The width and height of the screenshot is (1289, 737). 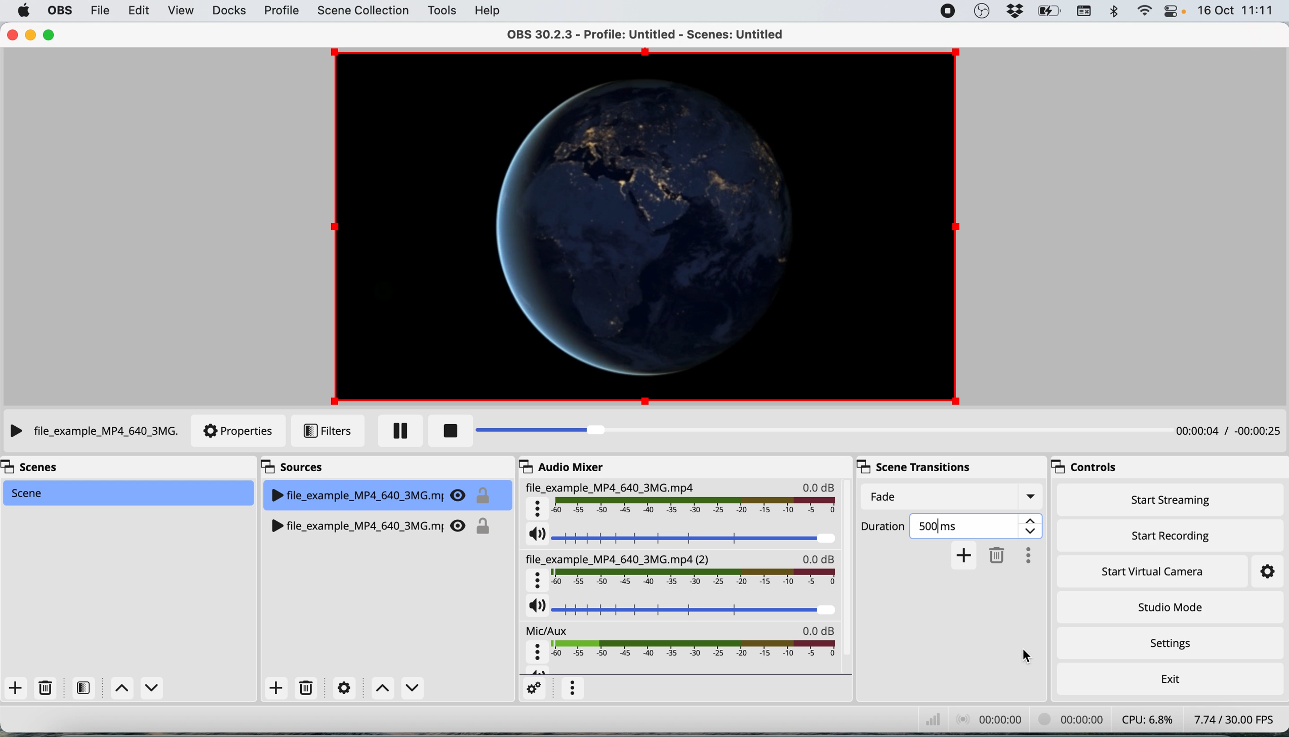 What do you see at coordinates (305, 687) in the screenshot?
I see `delete source` at bounding box center [305, 687].